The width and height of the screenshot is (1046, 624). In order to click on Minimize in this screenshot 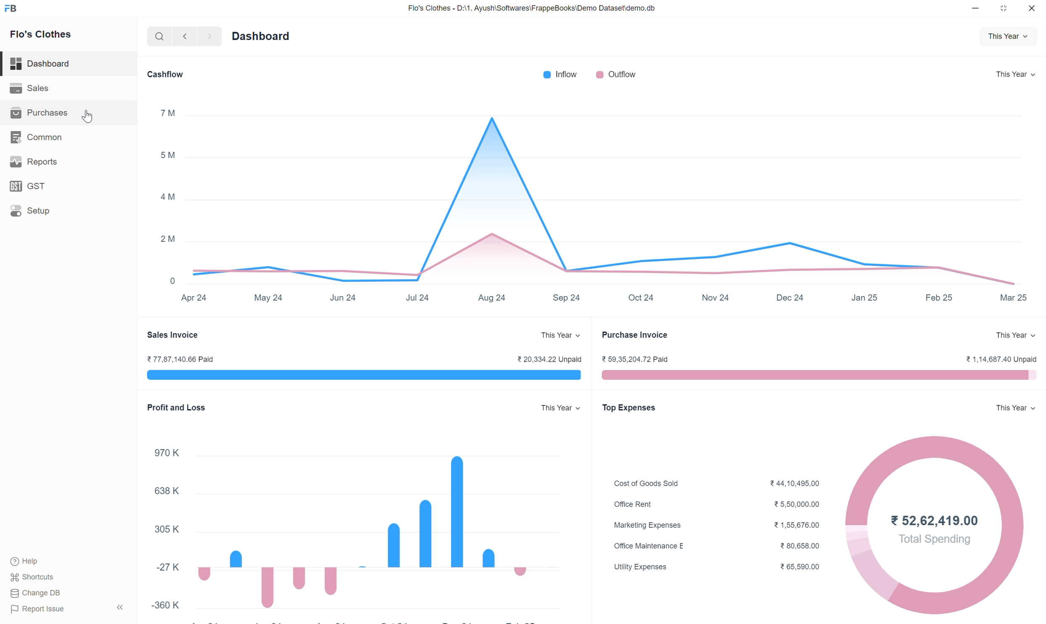, I will do `click(975, 8)`.